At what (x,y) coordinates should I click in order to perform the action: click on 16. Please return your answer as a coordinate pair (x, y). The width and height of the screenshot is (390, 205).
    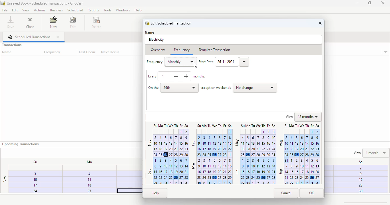
    Looking at the image, I should click on (360, 180).